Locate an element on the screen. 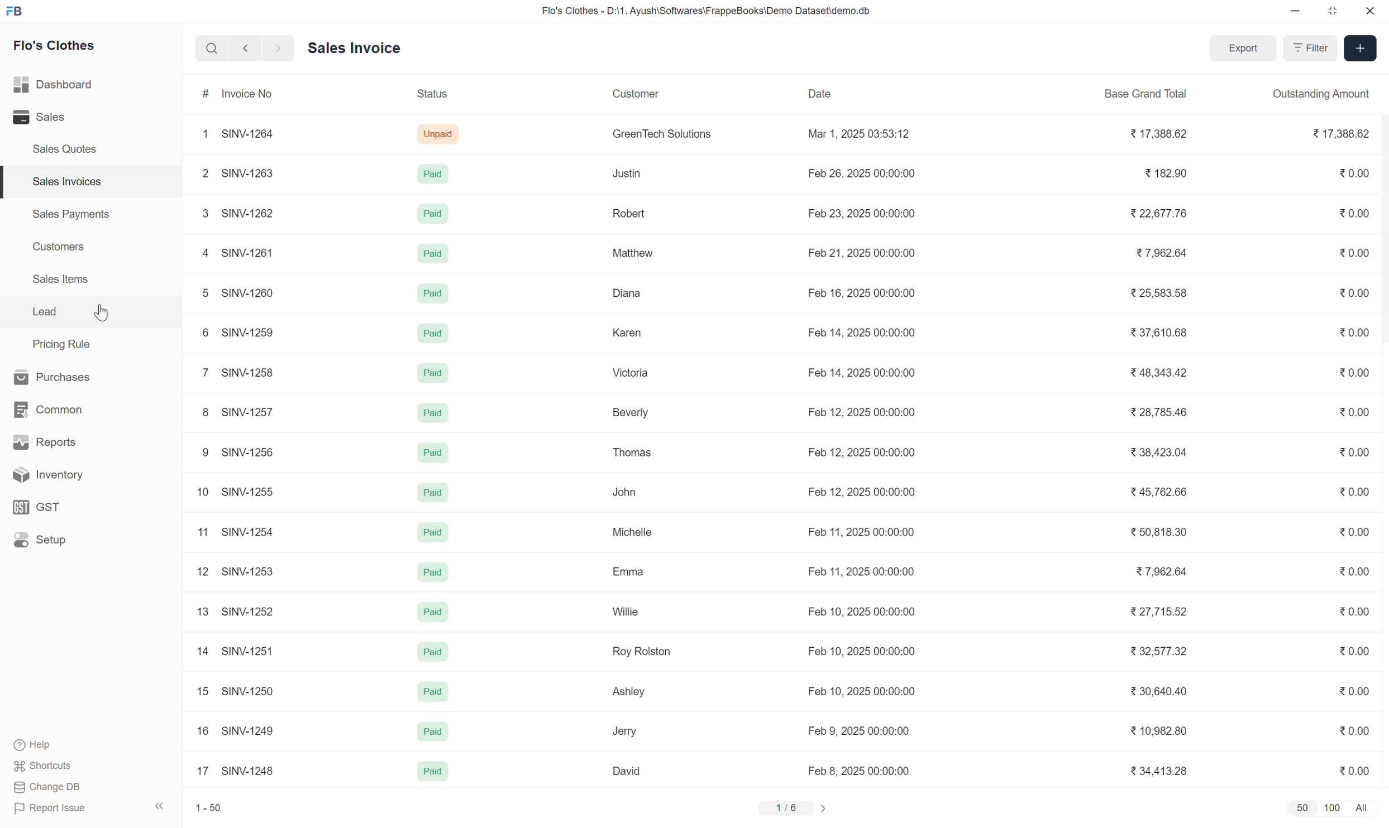 The height and width of the screenshot is (828, 1389). 0.00 is located at coordinates (1352, 490).